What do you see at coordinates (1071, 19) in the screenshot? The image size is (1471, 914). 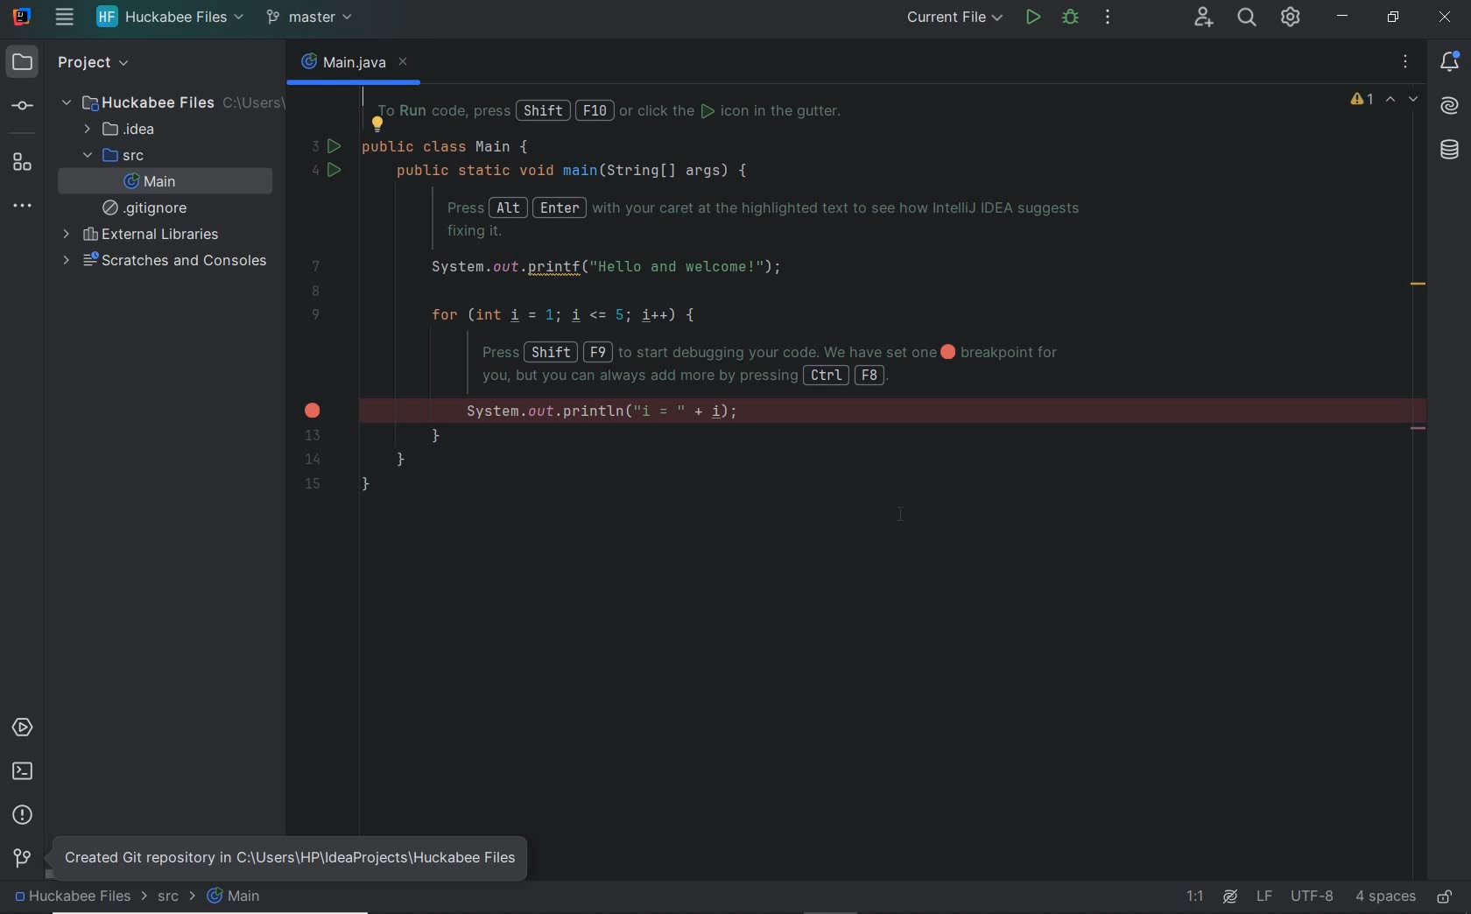 I see `debug` at bounding box center [1071, 19].